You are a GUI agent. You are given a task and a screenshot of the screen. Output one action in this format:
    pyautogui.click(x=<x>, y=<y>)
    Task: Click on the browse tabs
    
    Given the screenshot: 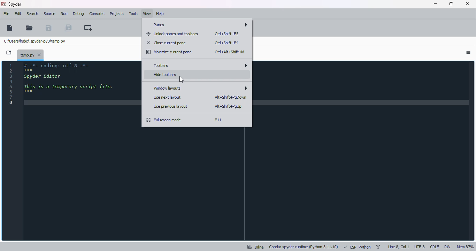 What is the action you would take?
    pyautogui.click(x=9, y=53)
    